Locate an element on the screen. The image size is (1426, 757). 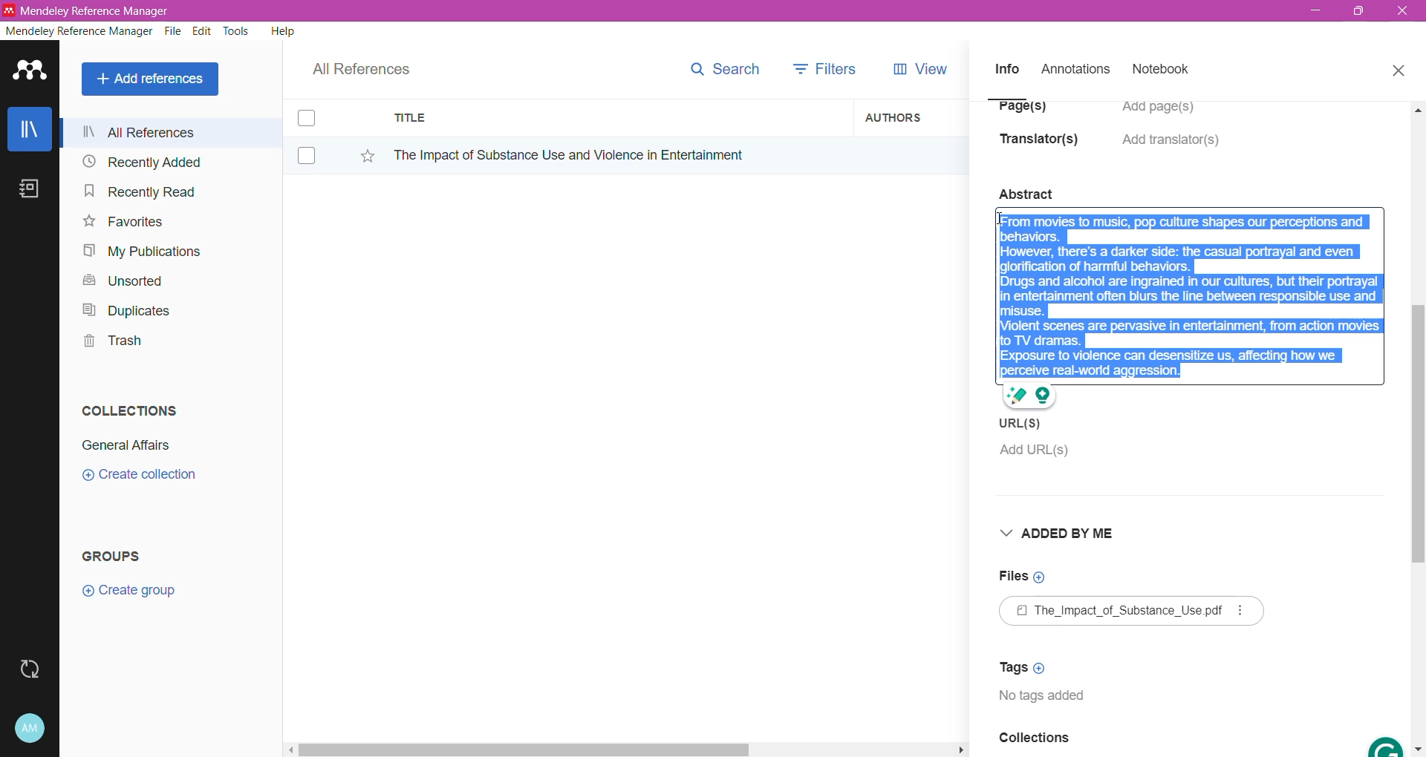
Vertical Scroll Bar is located at coordinates (1417, 427).